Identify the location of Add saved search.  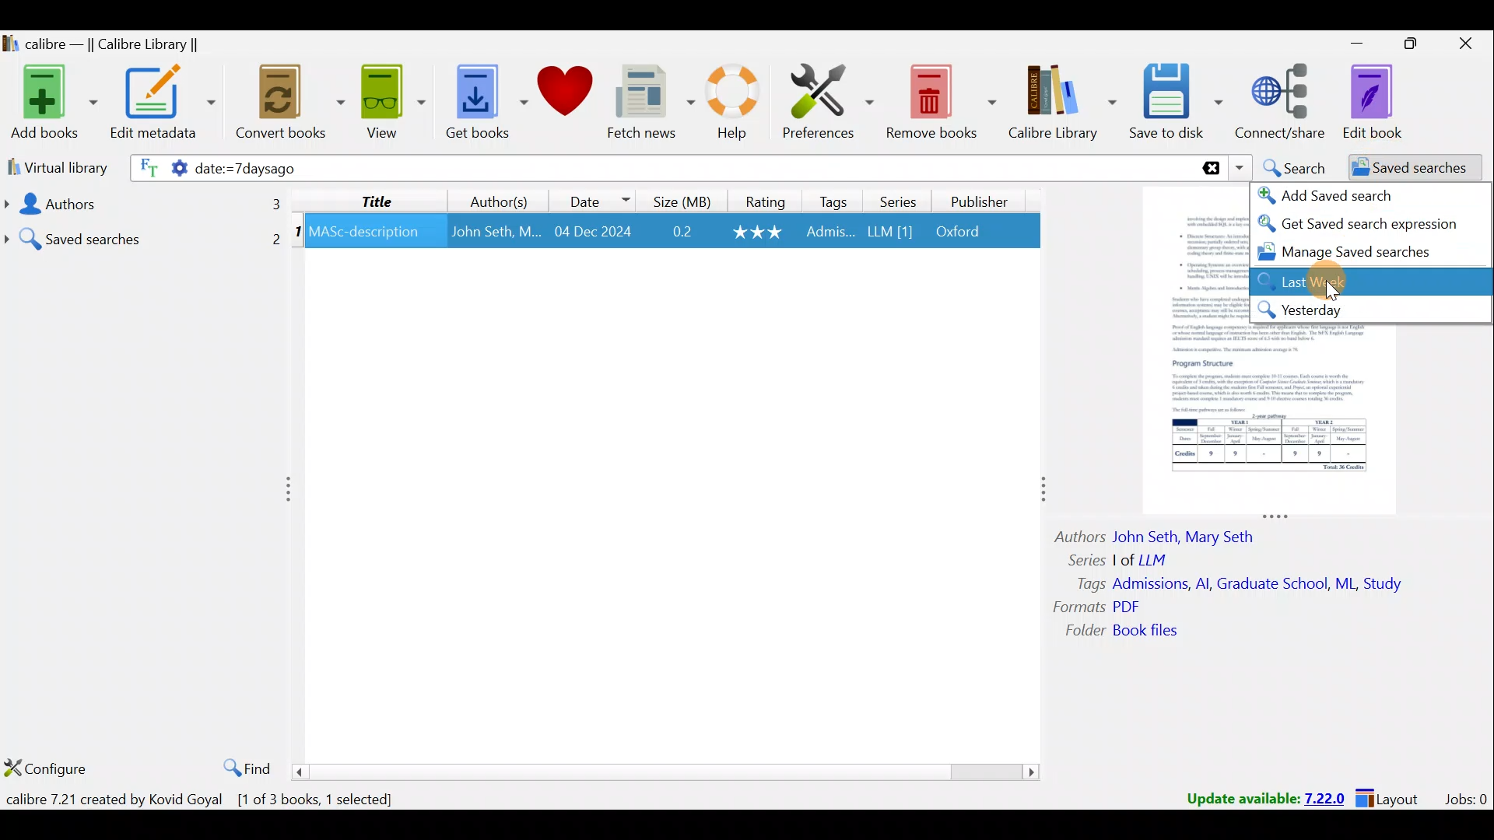
(1337, 195).